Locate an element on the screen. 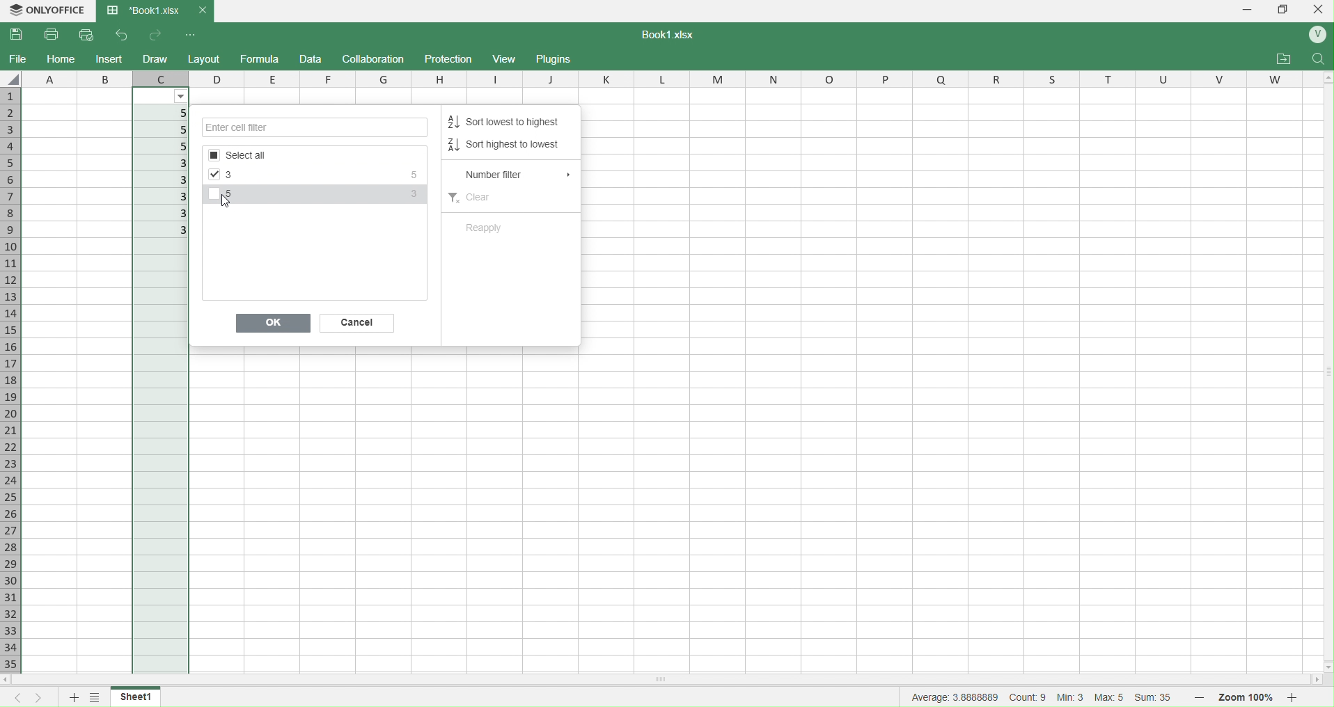 This screenshot has width=1334, height=707. Text is located at coordinates (664, 34).